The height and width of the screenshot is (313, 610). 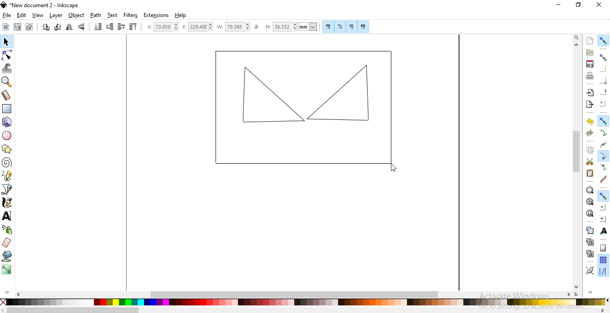 What do you see at coordinates (560, 5) in the screenshot?
I see `minimize` at bounding box center [560, 5].